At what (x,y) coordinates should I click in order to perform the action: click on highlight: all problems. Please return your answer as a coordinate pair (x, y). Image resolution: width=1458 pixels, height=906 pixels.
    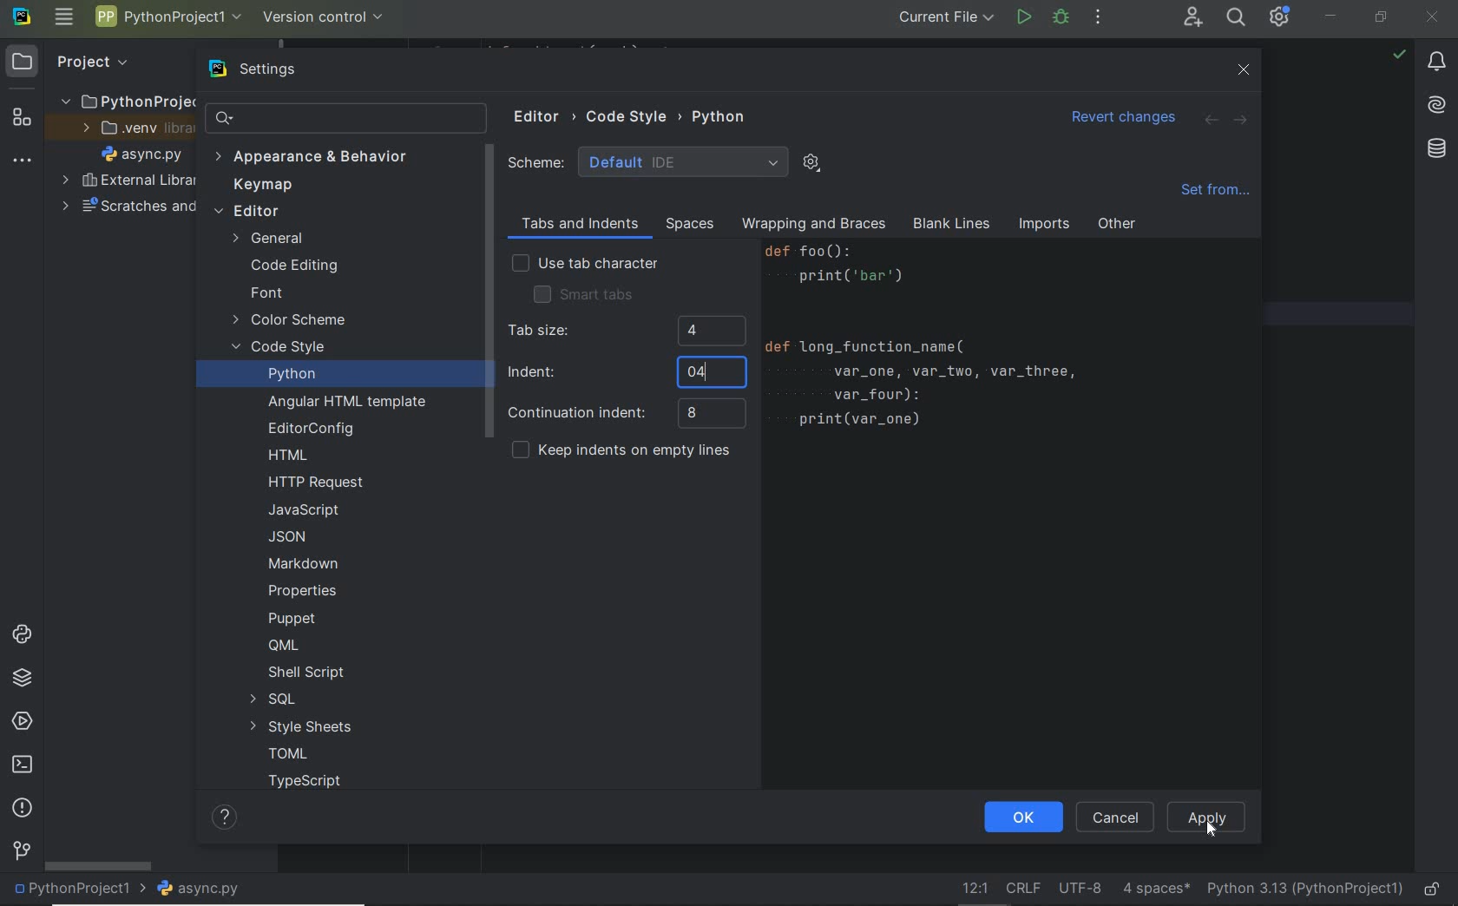
    Looking at the image, I should click on (1397, 56).